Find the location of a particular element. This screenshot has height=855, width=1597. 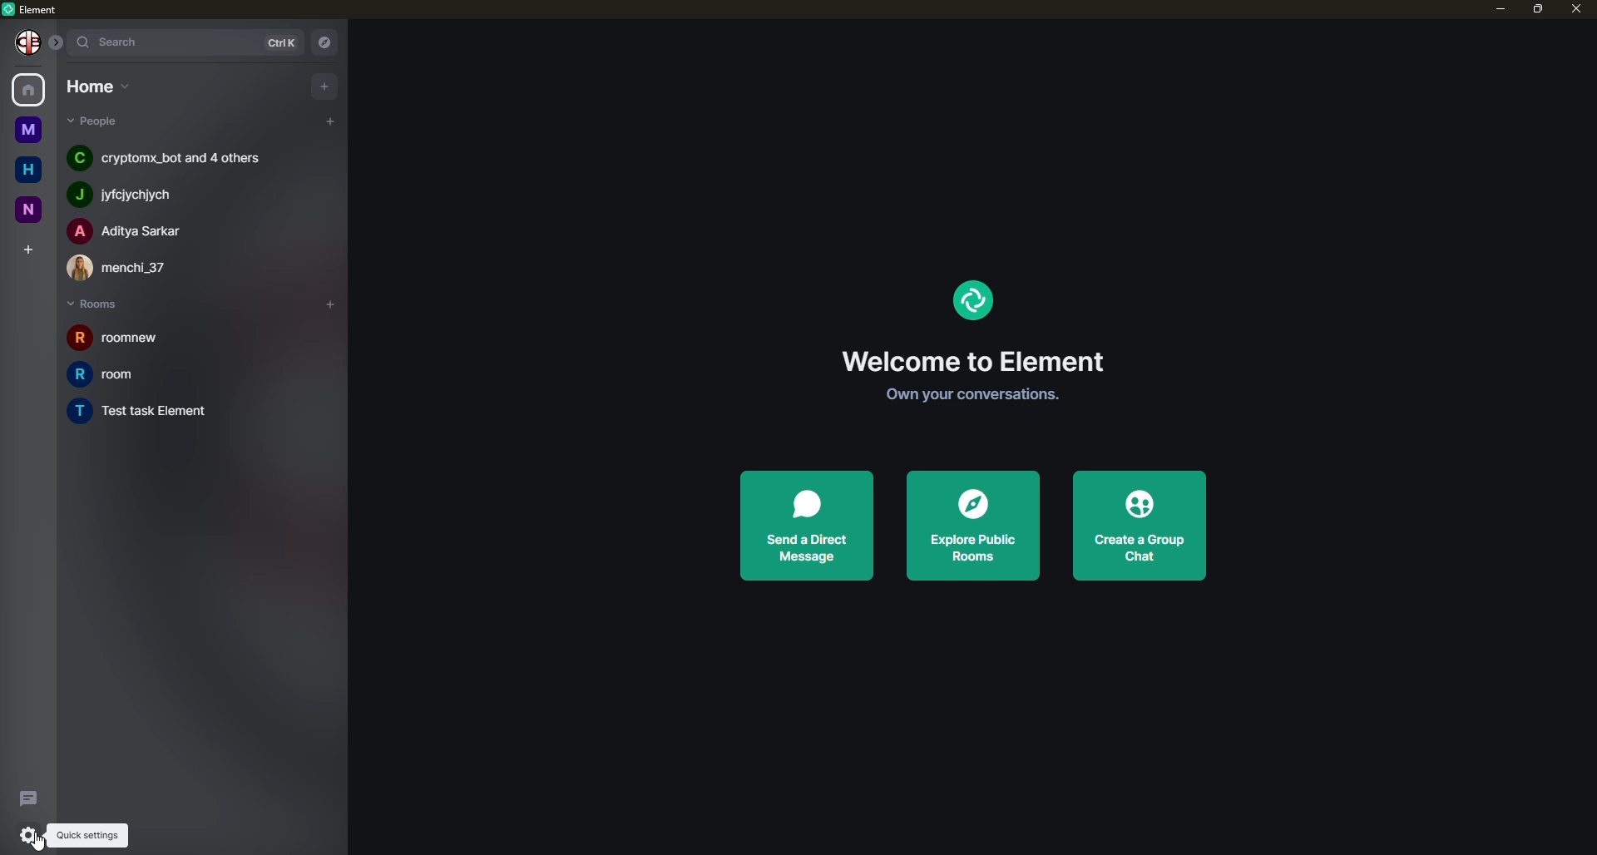

home is located at coordinates (31, 88).